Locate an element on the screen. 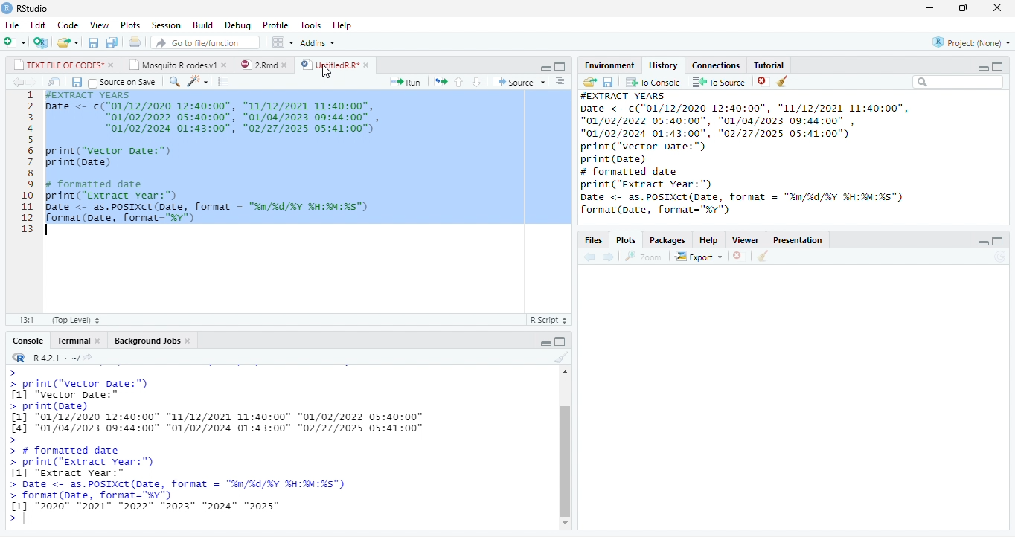 The width and height of the screenshot is (1015, 537). new project is located at coordinates (41, 42).